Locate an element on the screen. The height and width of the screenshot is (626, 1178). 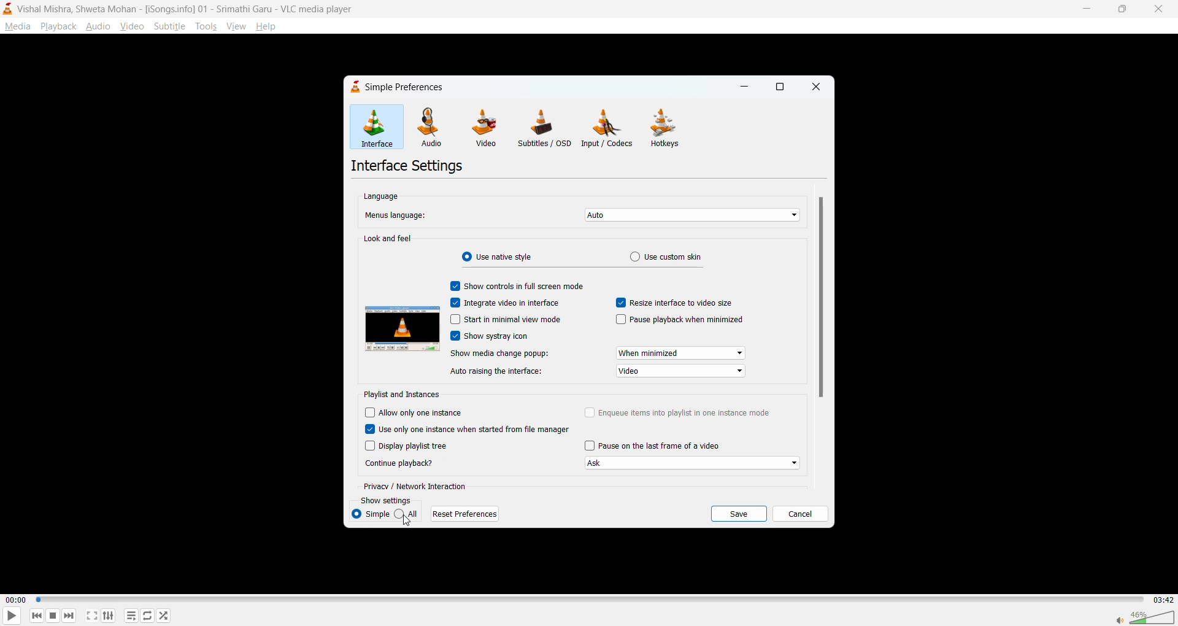
allow only one instance is located at coordinates (415, 415).